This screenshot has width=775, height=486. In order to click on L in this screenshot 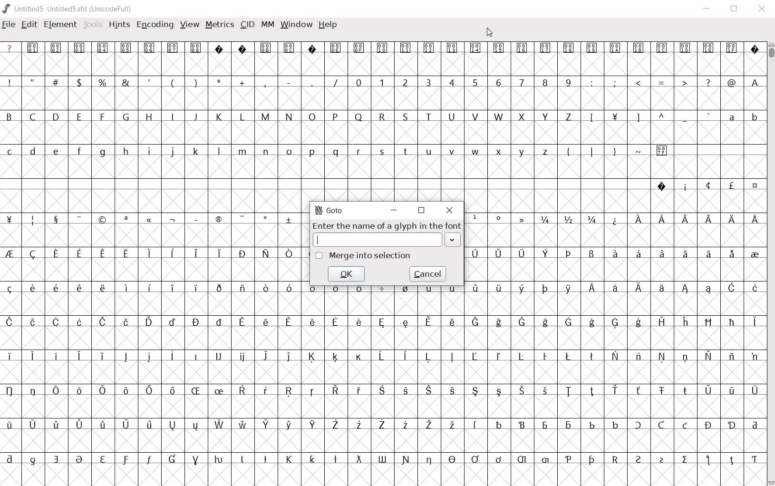, I will do `click(242, 117)`.